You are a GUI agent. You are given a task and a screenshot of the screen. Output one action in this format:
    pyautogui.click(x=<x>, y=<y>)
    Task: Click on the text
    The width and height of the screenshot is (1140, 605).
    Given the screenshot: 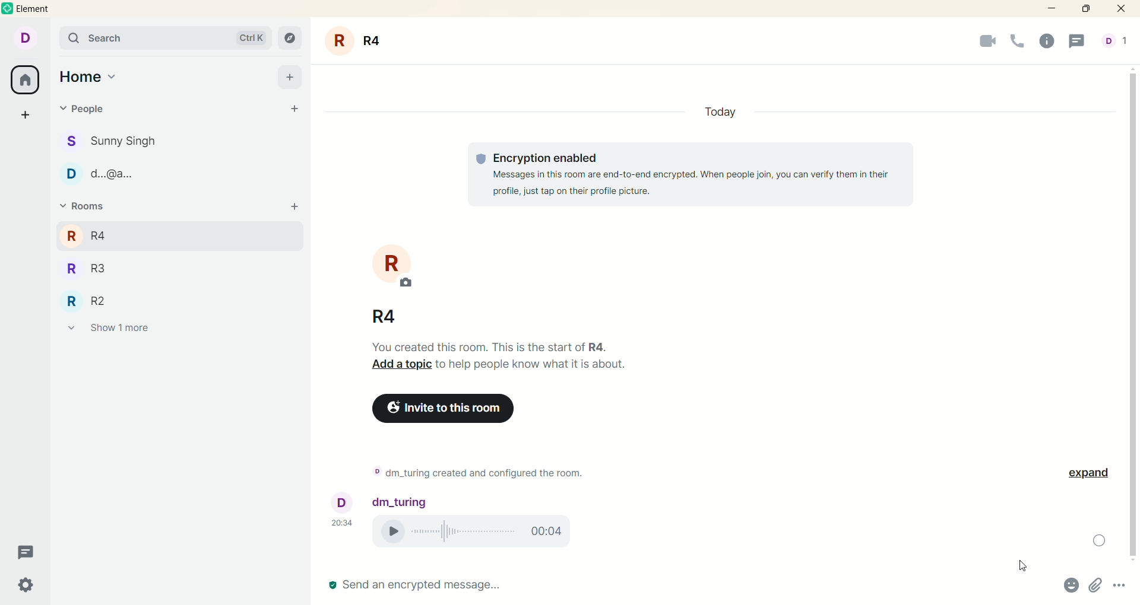 What is the action you would take?
    pyautogui.click(x=696, y=179)
    